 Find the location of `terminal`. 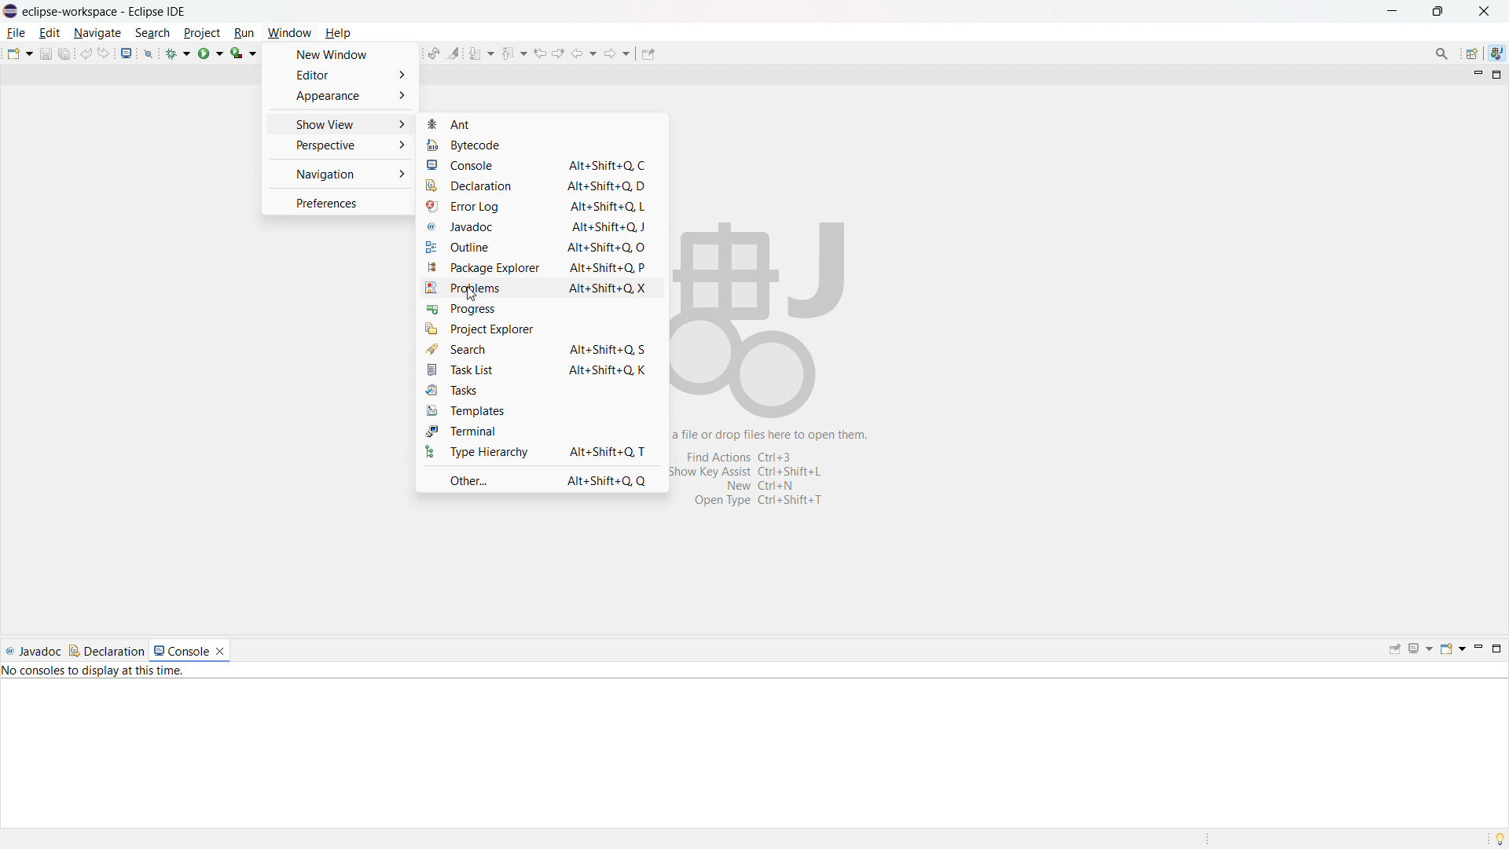

terminal is located at coordinates (542, 431).